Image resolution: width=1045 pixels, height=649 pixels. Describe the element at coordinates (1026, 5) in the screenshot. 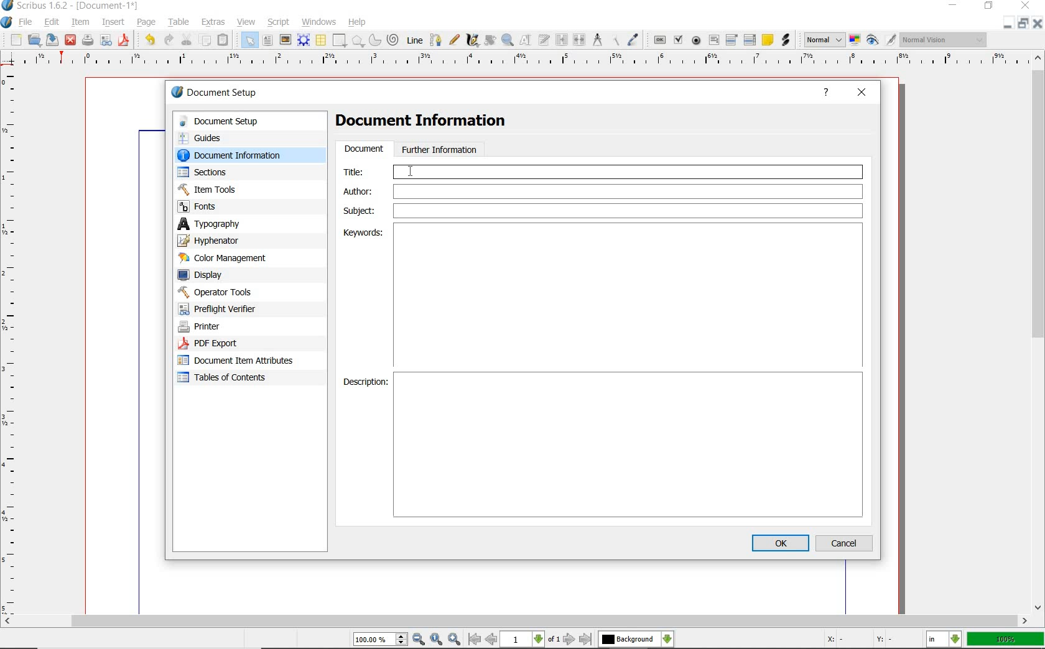

I see `close` at that location.